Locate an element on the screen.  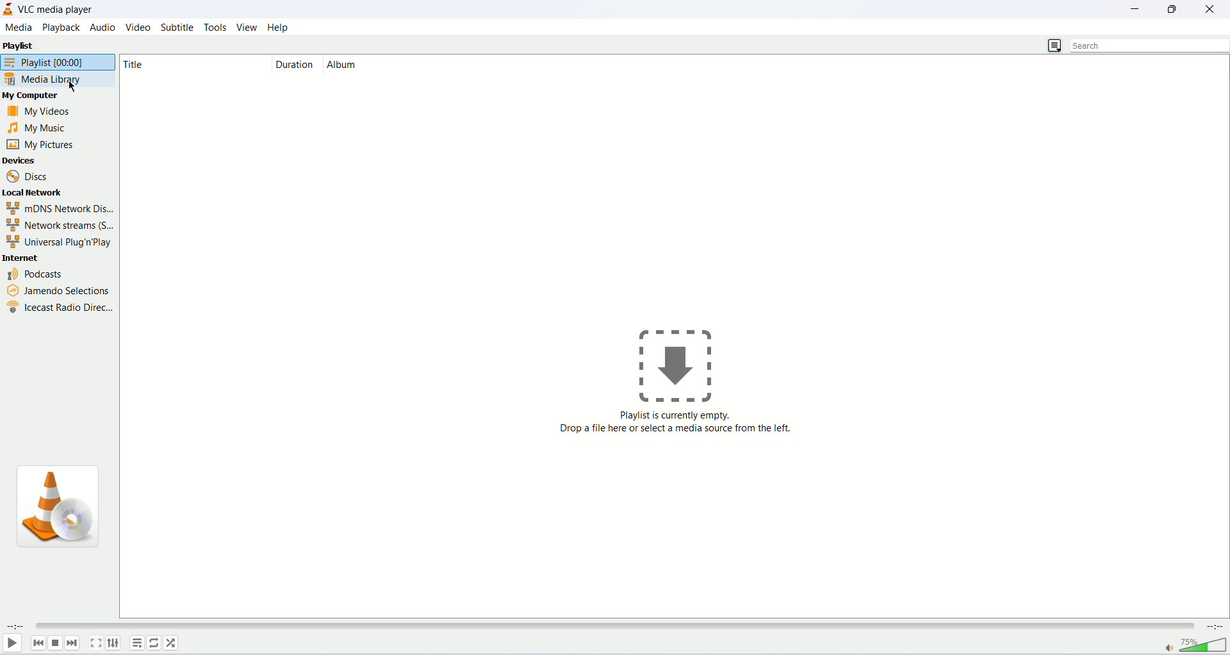
search is located at coordinates (1149, 45).